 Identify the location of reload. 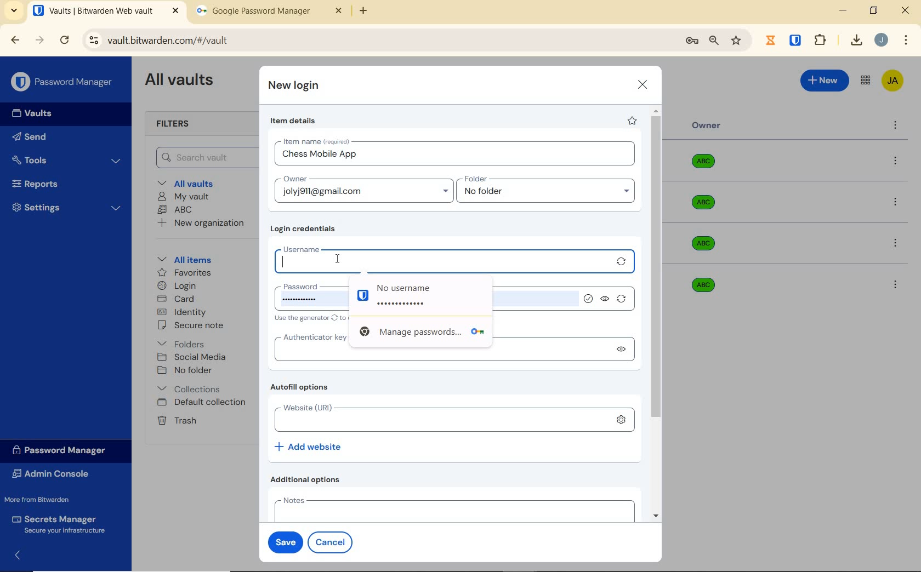
(64, 41).